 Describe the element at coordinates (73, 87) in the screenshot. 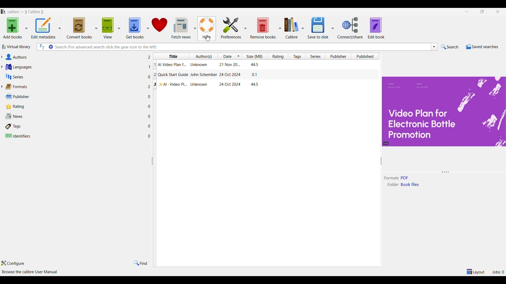

I see `Formats` at that location.